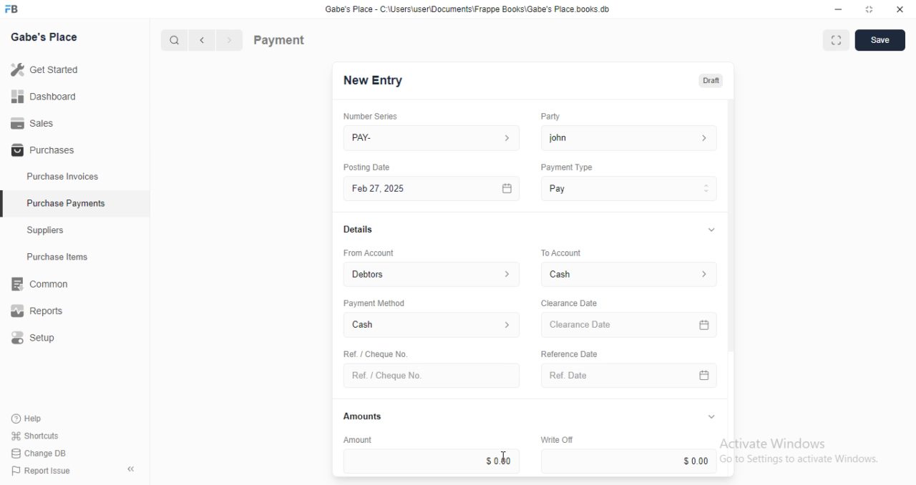 The width and height of the screenshot is (916, 485). Describe the element at coordinates (629, 376) in the screenshot. I see `Ref. Date` at that location.